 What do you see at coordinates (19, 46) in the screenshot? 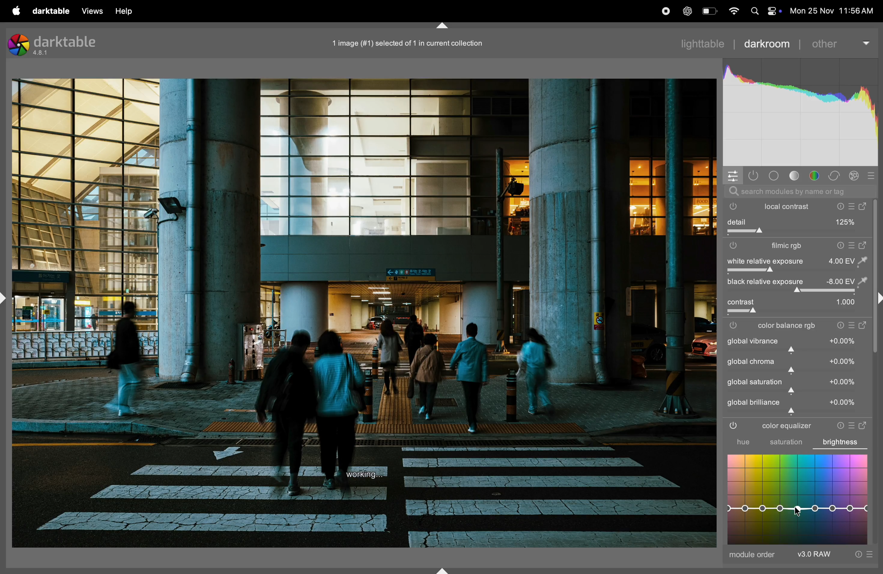
I see `logo` at bounding box center [19, 46].